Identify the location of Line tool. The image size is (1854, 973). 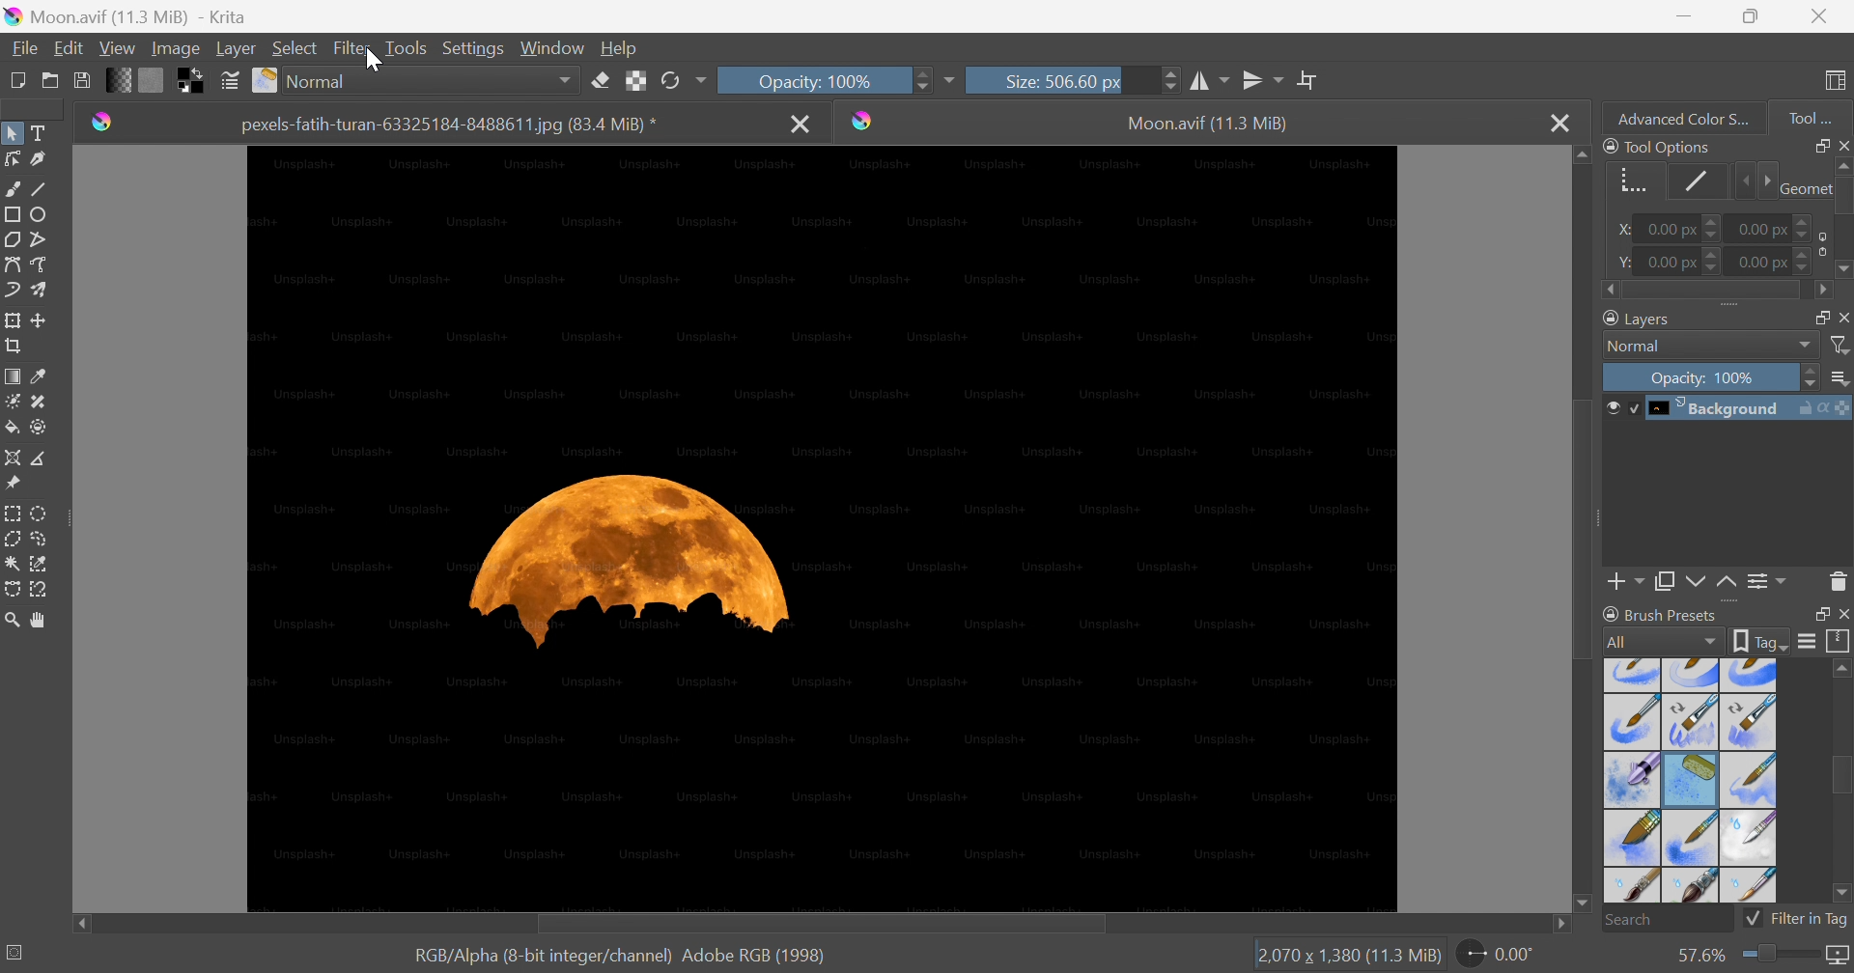
(40, 184).